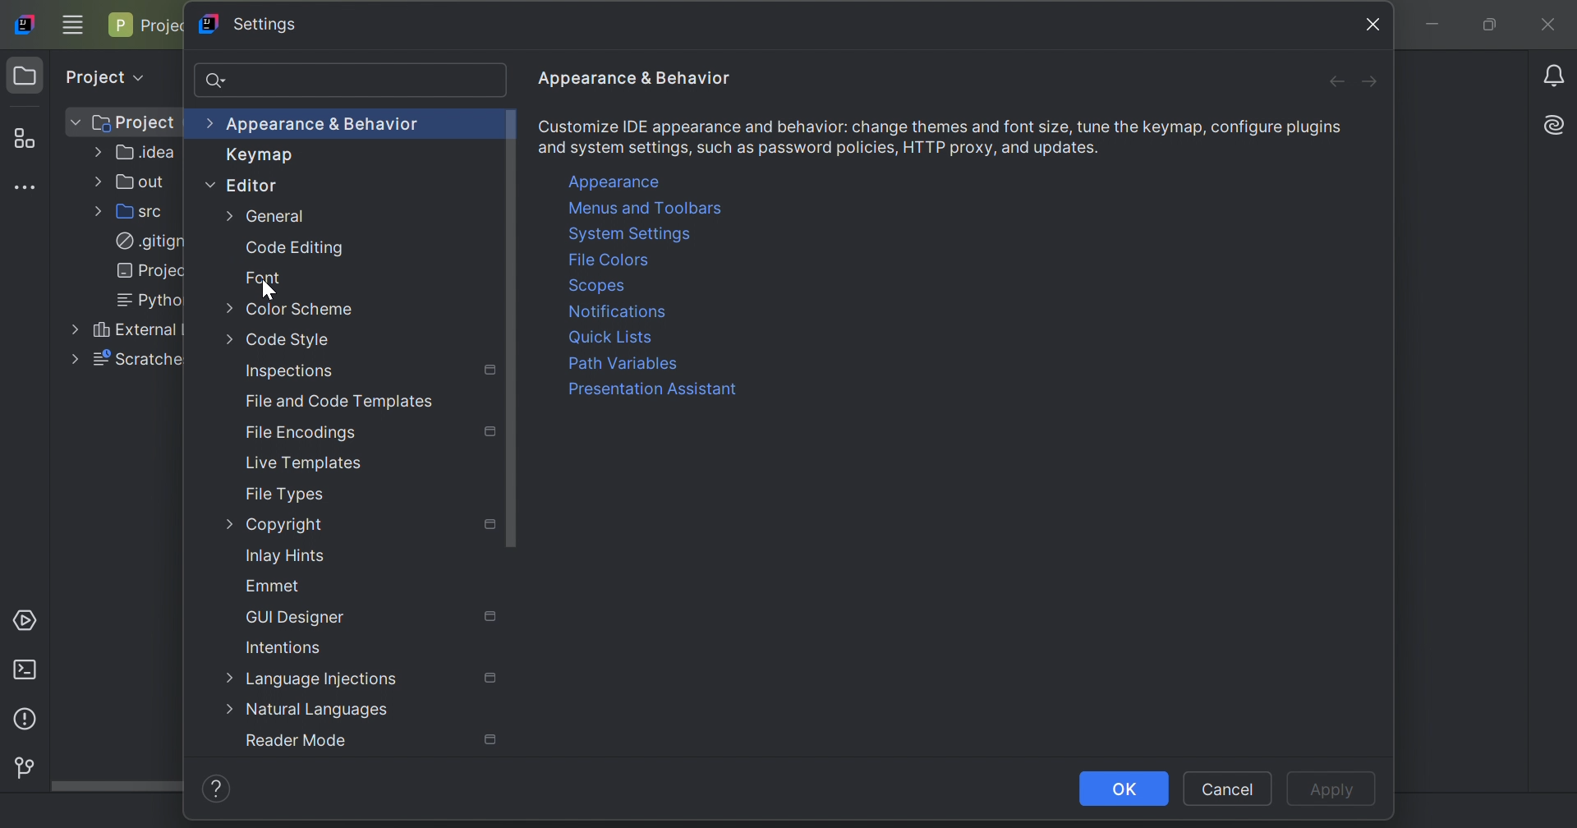 This screenshot has width=1577, height=828. Describe the element at coordinates (25, 76) in the screenshot. I see `Project` at that location.